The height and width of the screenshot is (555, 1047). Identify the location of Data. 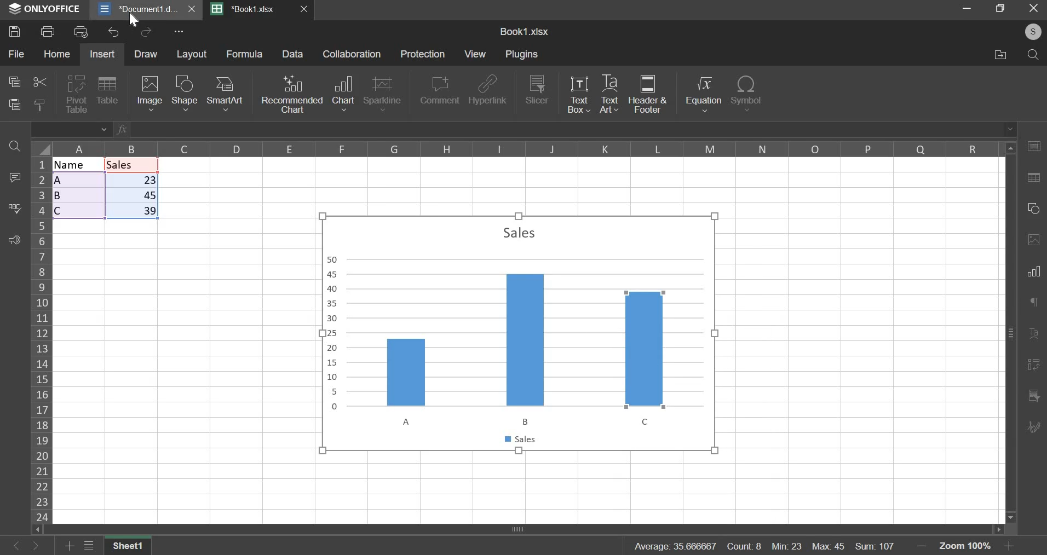
(294, 54).